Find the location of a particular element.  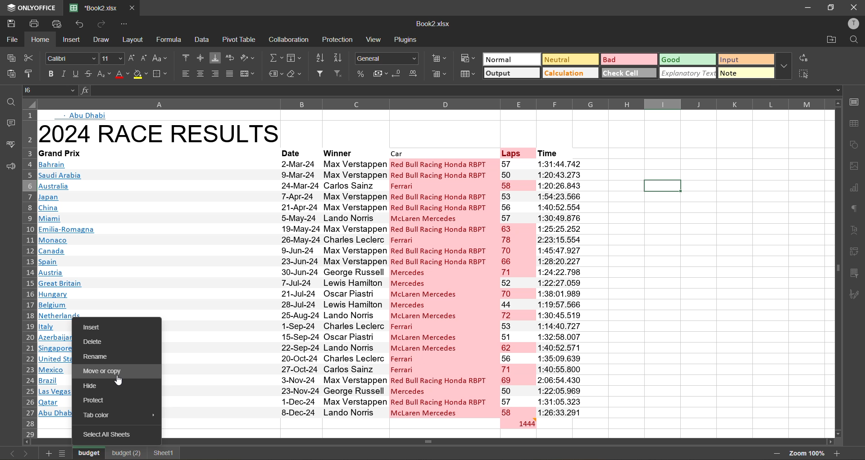

quick print is located at coordinates (58, 23).